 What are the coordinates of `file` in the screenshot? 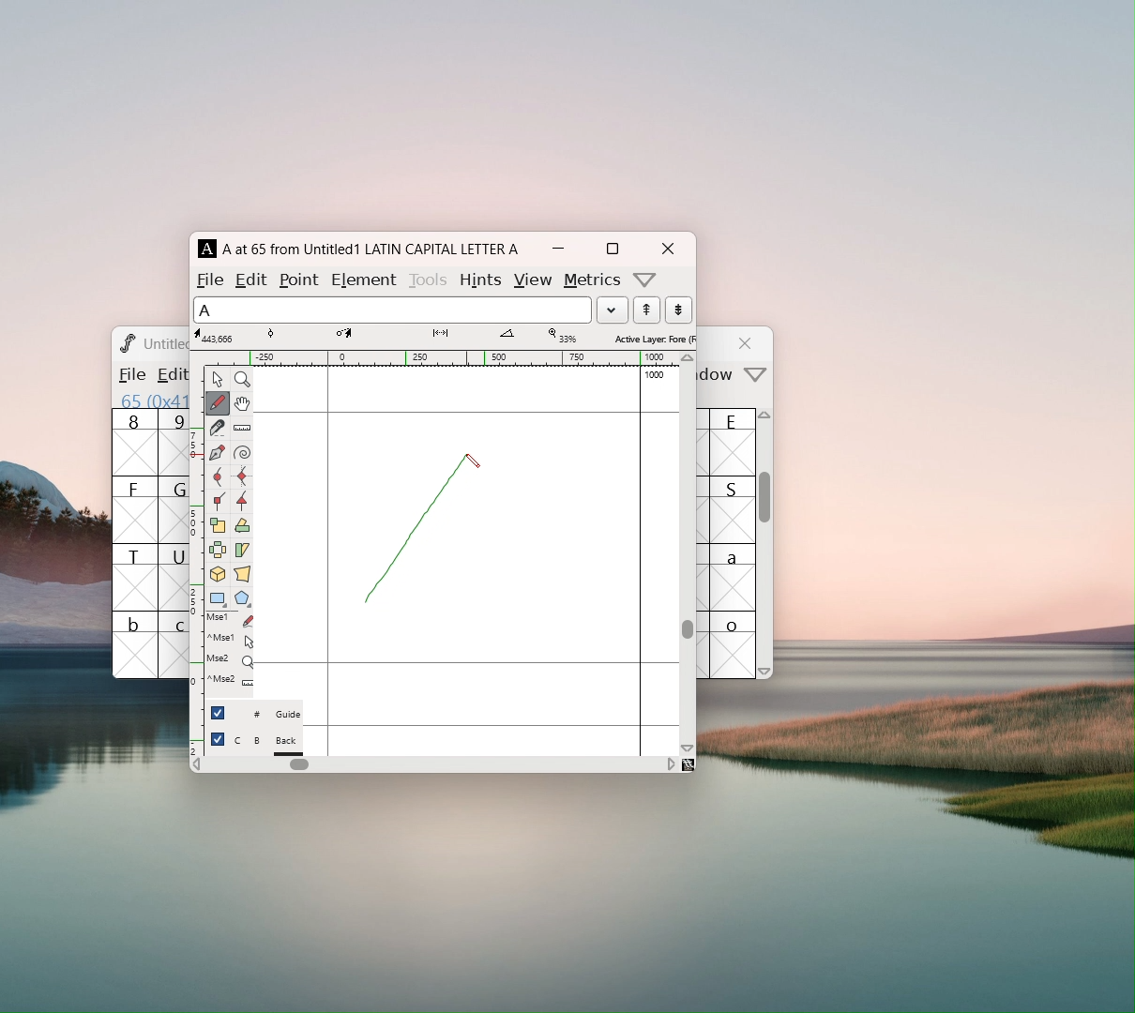 It's located at (210, 280).